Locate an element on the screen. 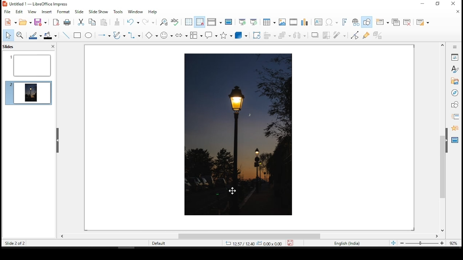  arrange is located at coordinates (285, 36).